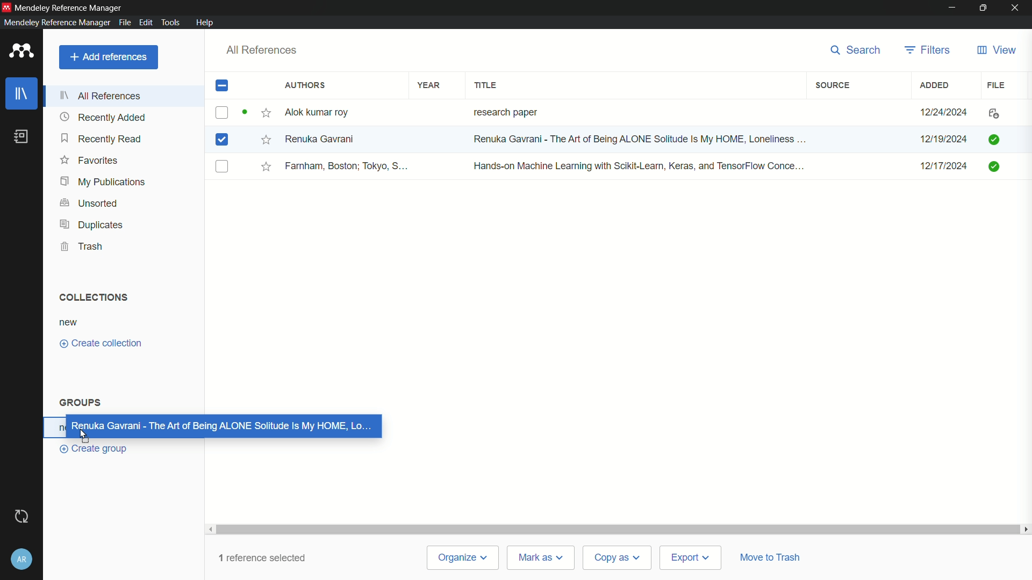 The image size is (1032, 580). Describe the element at coordinates (773, 555) in the screenshot. I see `move to trash` at that location.